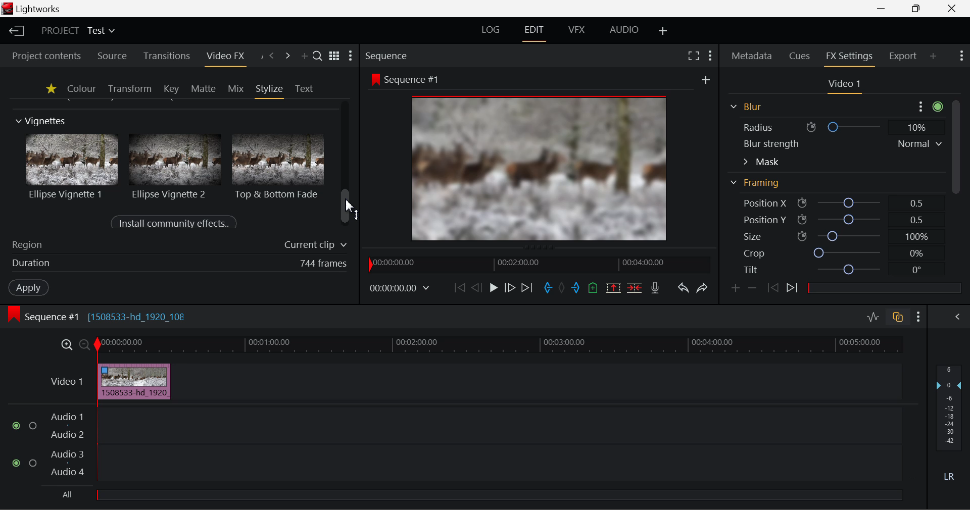  I want to click on Cursor DRAG_TO Effect on Clip, so click(134, 382).